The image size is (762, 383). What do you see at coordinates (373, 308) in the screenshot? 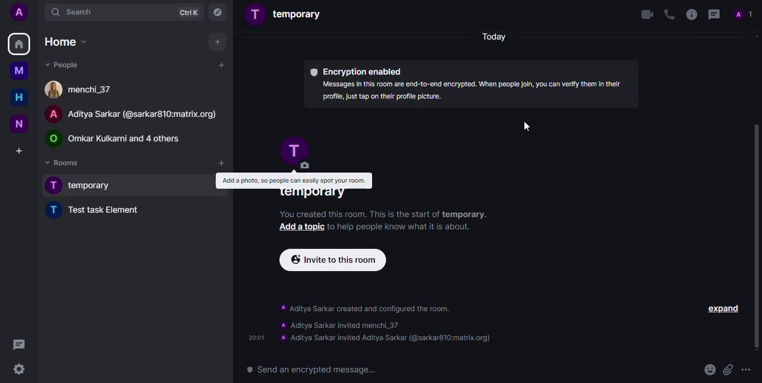
I see `escription` at bounding box center [373, 308].